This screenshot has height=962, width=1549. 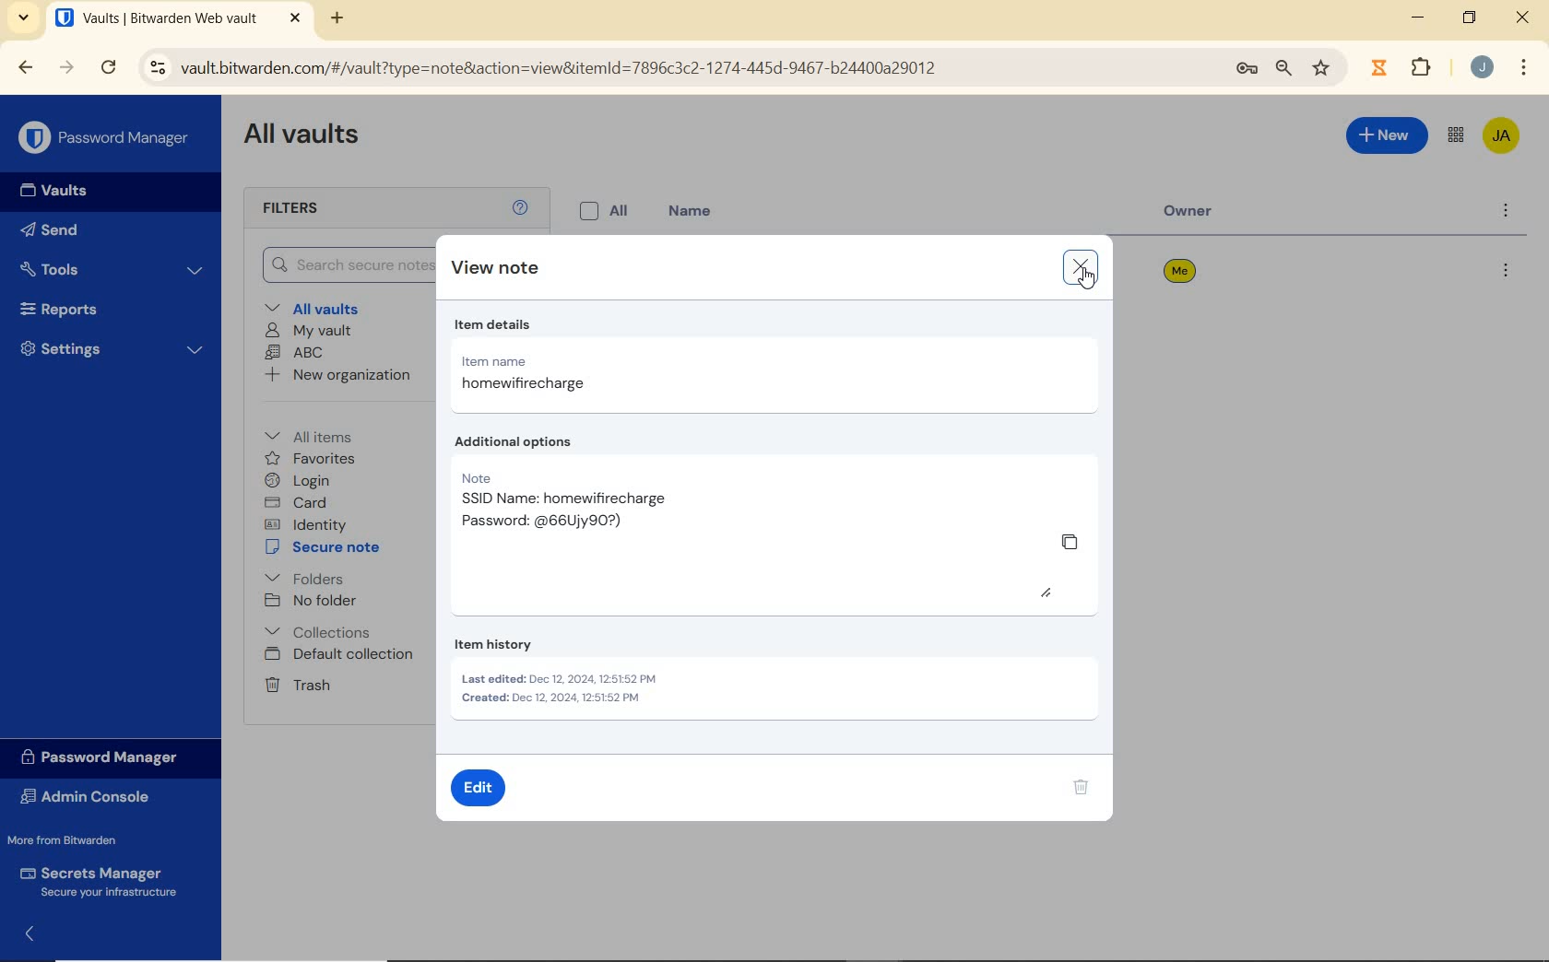 I want to click on More Options, so click(x=1524, y=65).